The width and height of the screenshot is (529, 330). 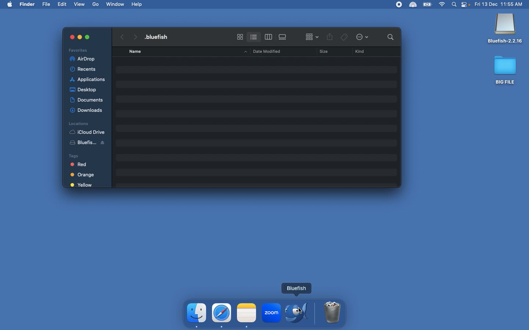 I want to click on red, so click(x=83, y=165).